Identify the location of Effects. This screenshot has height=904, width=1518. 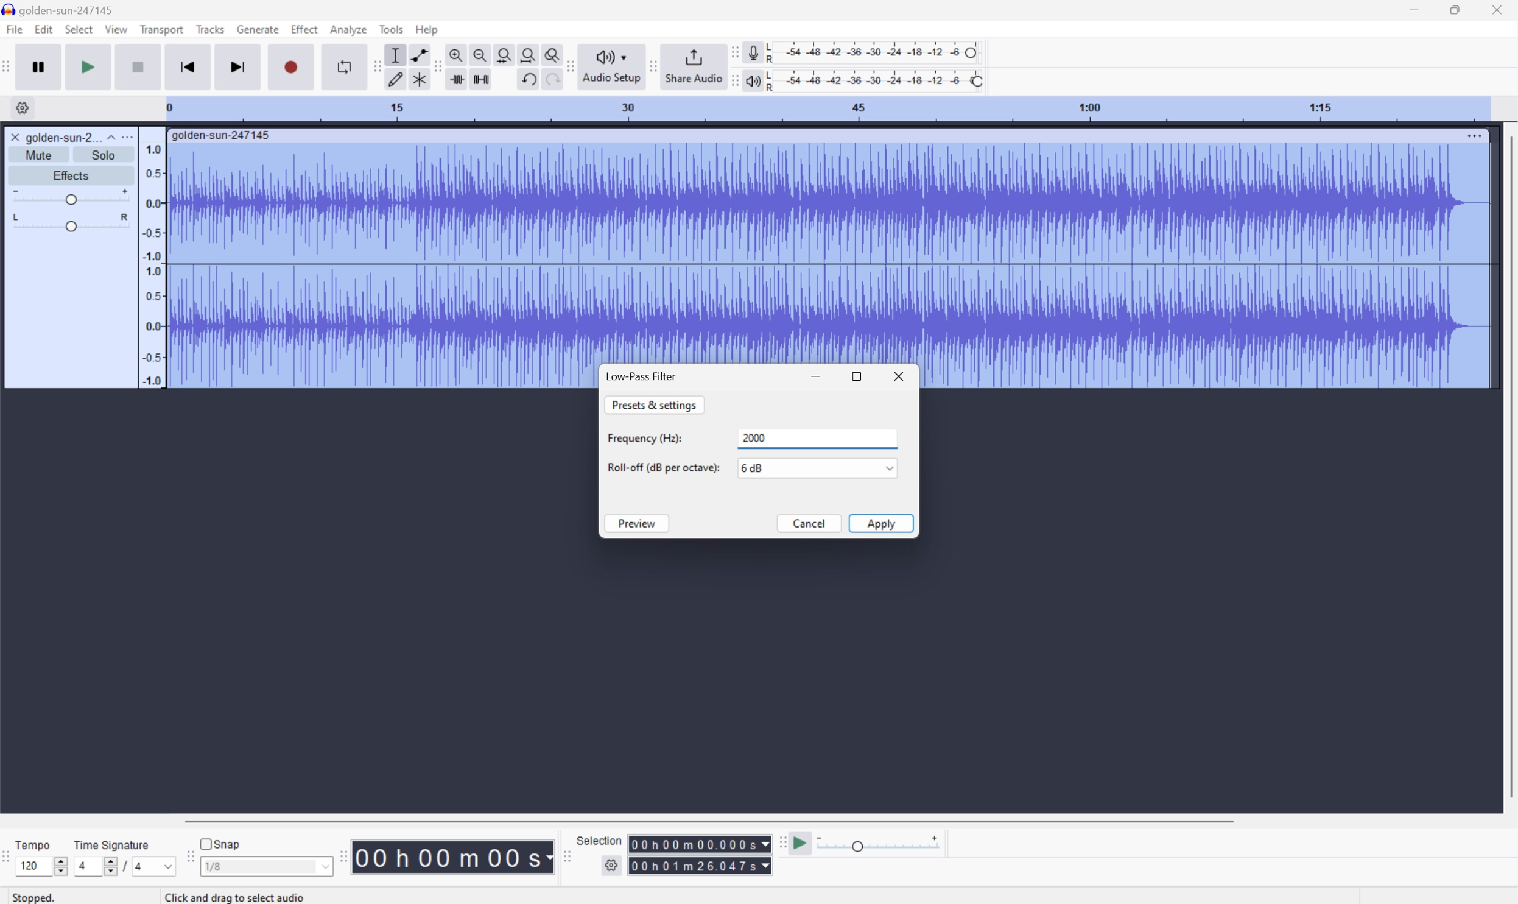
(69, 174).